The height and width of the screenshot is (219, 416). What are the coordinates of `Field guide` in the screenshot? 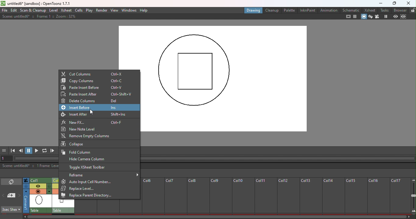 It's located at (355, 17).